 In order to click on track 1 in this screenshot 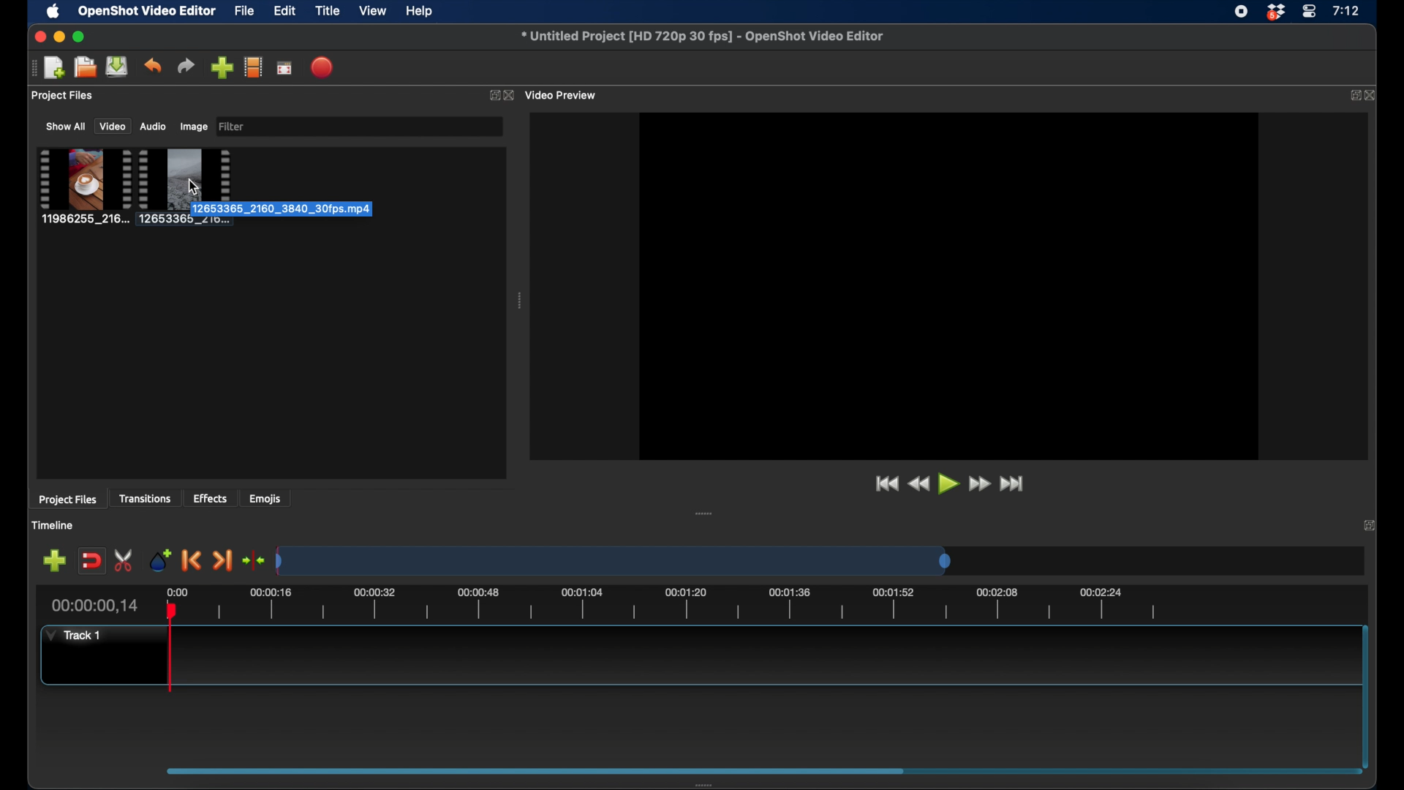, I will do `click(74, 636)`.